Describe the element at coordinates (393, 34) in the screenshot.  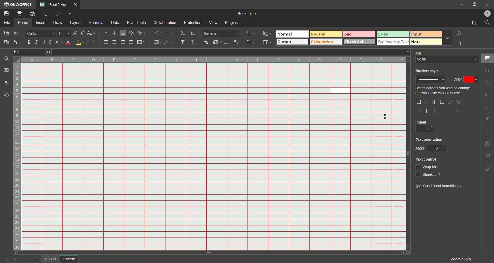
I see `good` at that location.